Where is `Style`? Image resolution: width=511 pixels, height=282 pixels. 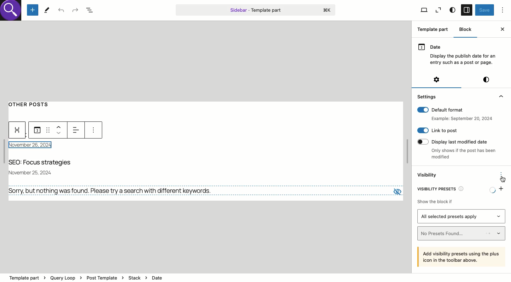 Style is located at coordinates (486, 80).